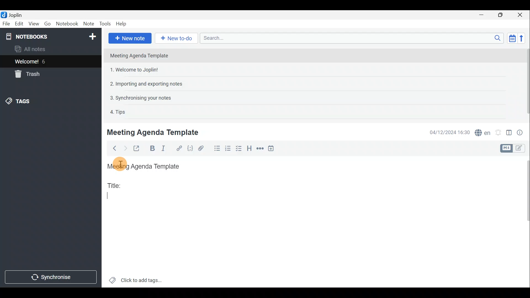 Image resolution: width=530 pixels, height=298 pixels. What do you see at coordinates (166, 149) in the screenshot?
I see `Italic` at bounding box center [166, 149].